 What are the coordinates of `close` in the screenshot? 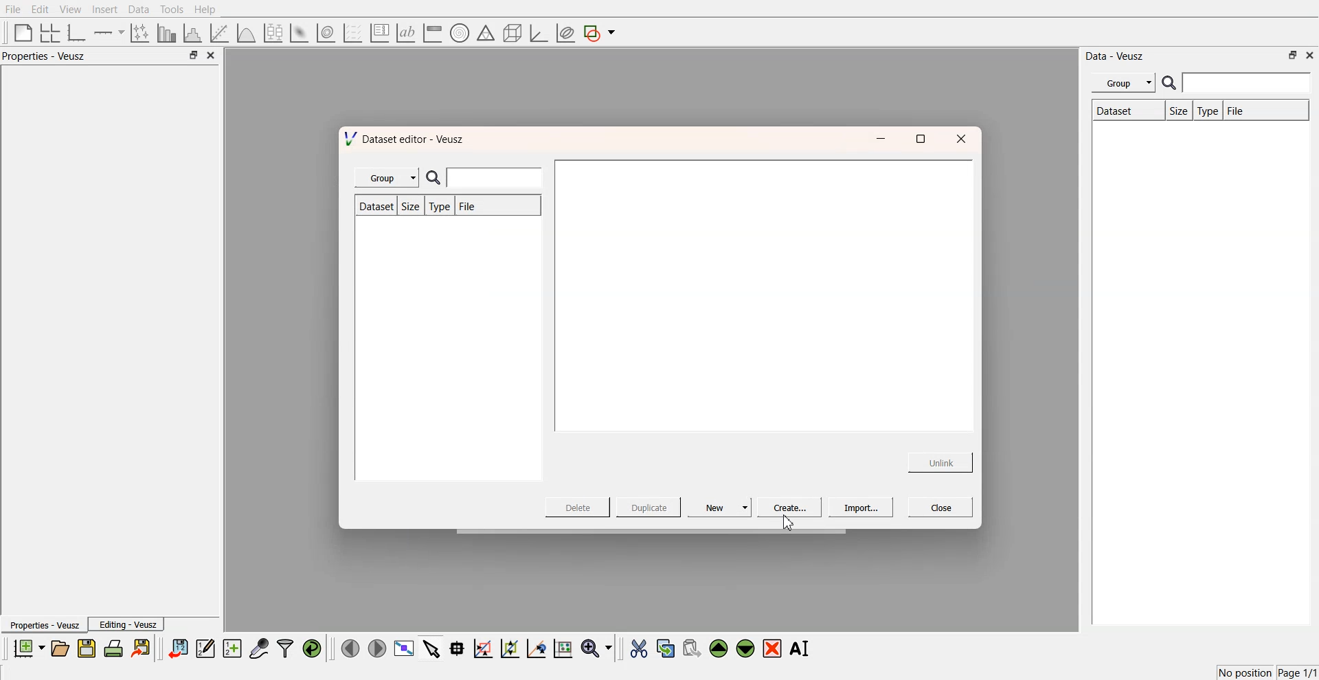 It's located at (1310, 54).